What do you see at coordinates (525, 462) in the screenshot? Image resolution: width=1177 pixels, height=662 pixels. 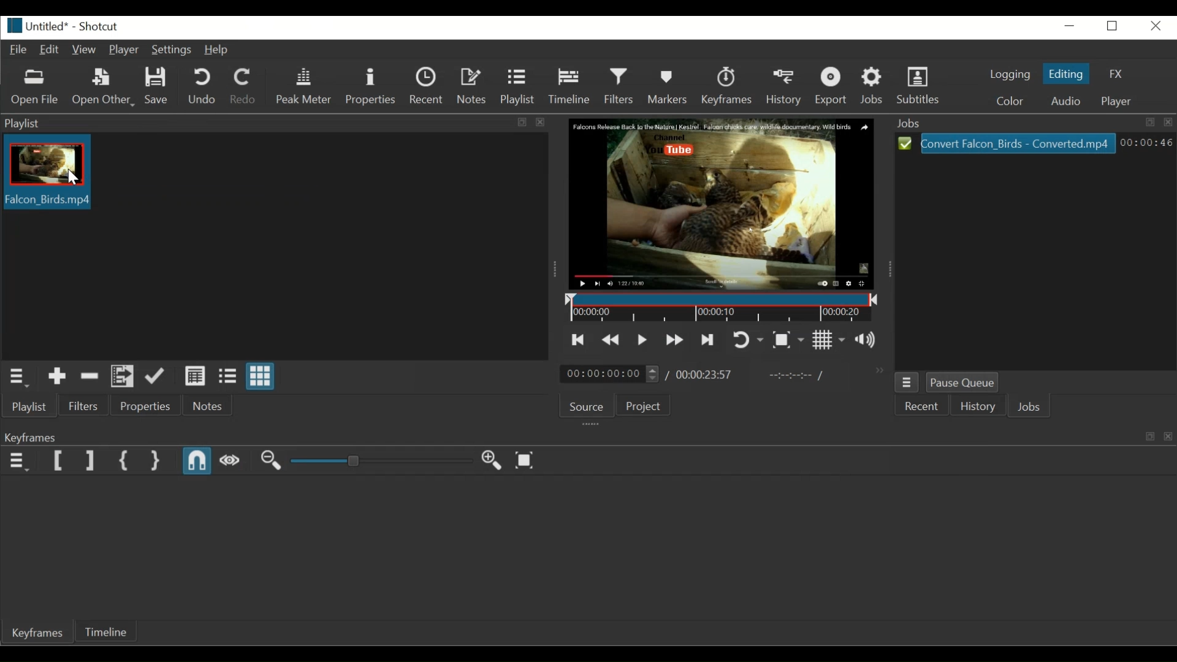 I see `Zoom keyframe to fit` at bounding box center [525, 462].